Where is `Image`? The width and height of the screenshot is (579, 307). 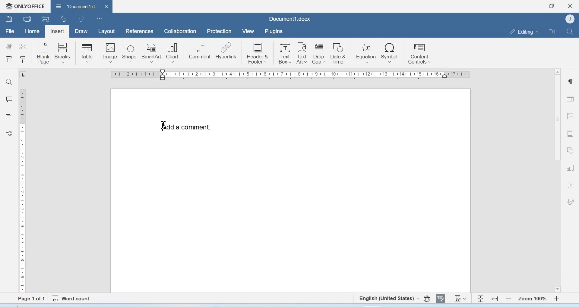 Image is located at coordinates (110, 53).